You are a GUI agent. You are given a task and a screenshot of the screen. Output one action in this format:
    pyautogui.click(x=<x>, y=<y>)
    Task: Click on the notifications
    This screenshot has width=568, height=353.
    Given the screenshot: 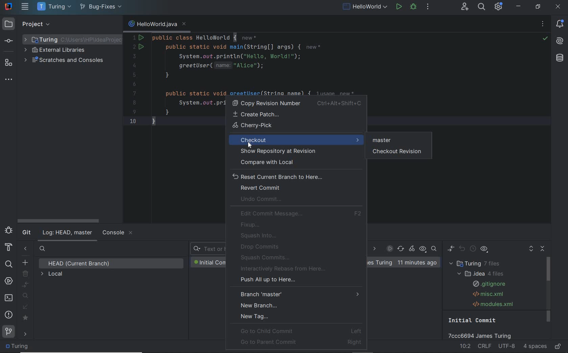 What is the action you would take?
    pyautogui.click(x=560, y=24)
    